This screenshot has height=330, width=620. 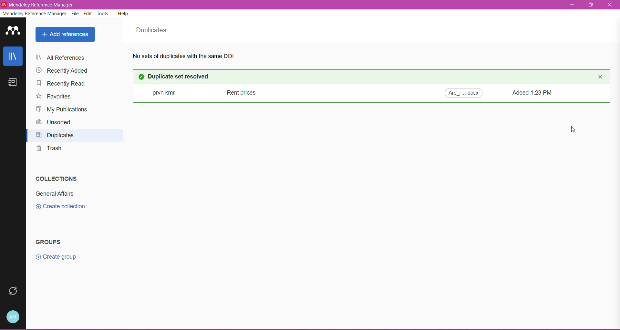 I want to click on Unsorted, so click(x=54, y=123).